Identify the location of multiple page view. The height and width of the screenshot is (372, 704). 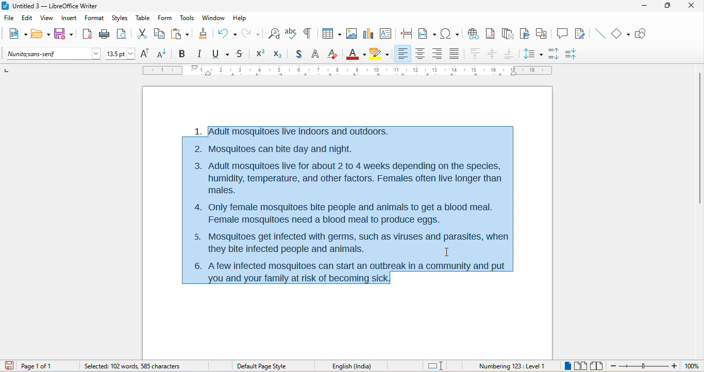
(583, 366).